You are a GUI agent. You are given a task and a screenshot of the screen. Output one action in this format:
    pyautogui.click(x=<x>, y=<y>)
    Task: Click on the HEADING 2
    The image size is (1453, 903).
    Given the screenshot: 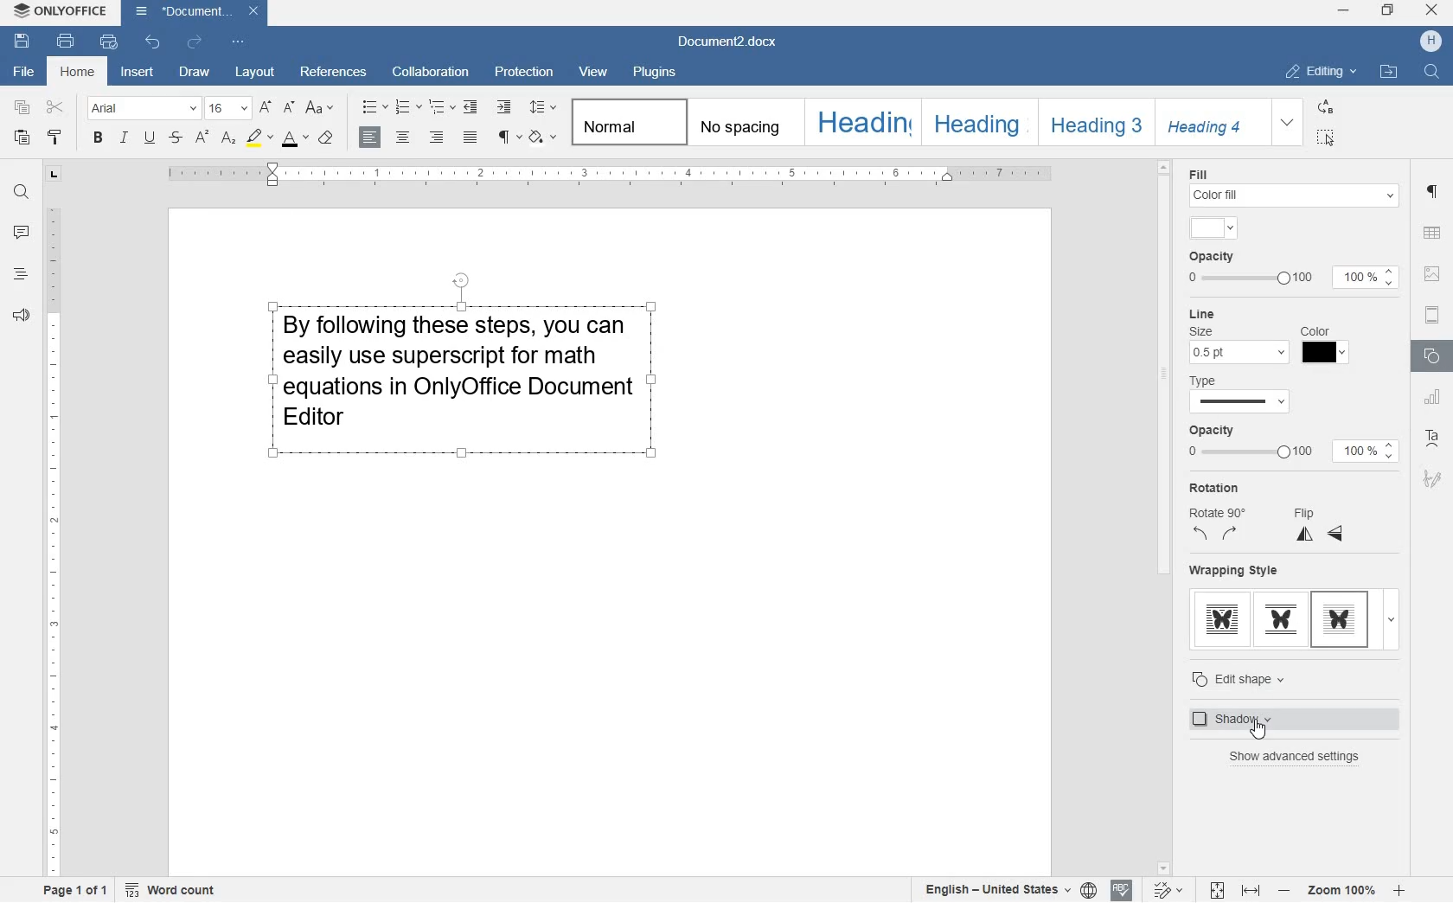 What is the action you would take?
    pyautogui.click(x=976, y=121)
    